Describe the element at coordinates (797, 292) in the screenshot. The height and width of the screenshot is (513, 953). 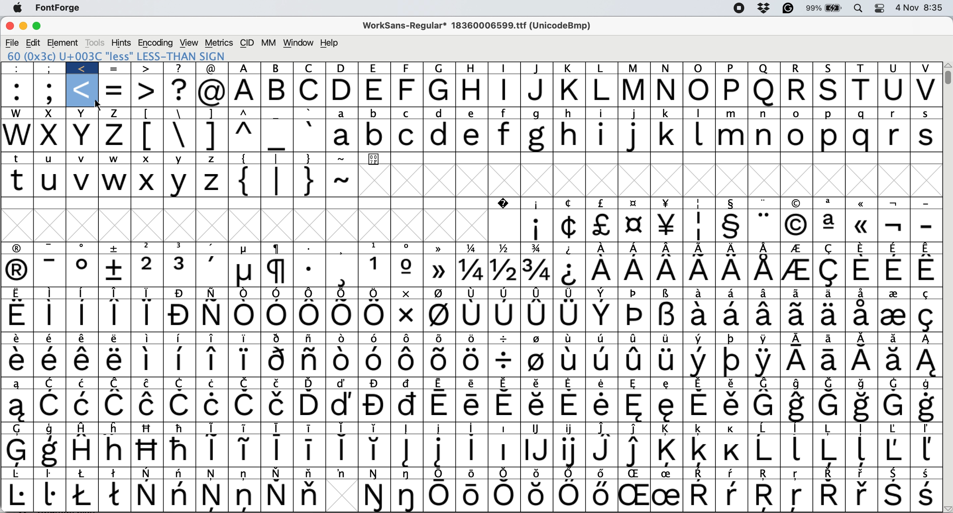
I see `Symbol` at that location.